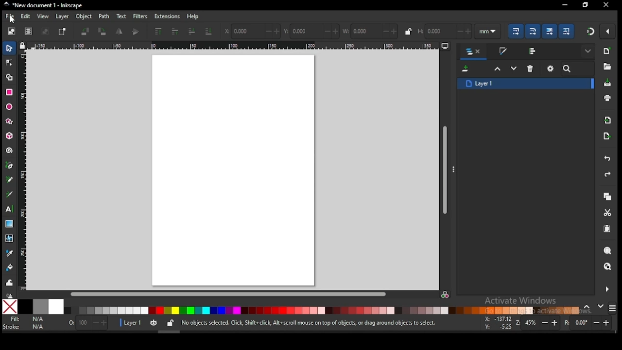 The height and width of the screenshot is (350, 622). Describe the element at coordinates (44, 32) in the screenshot. I see `deselect` at that location.